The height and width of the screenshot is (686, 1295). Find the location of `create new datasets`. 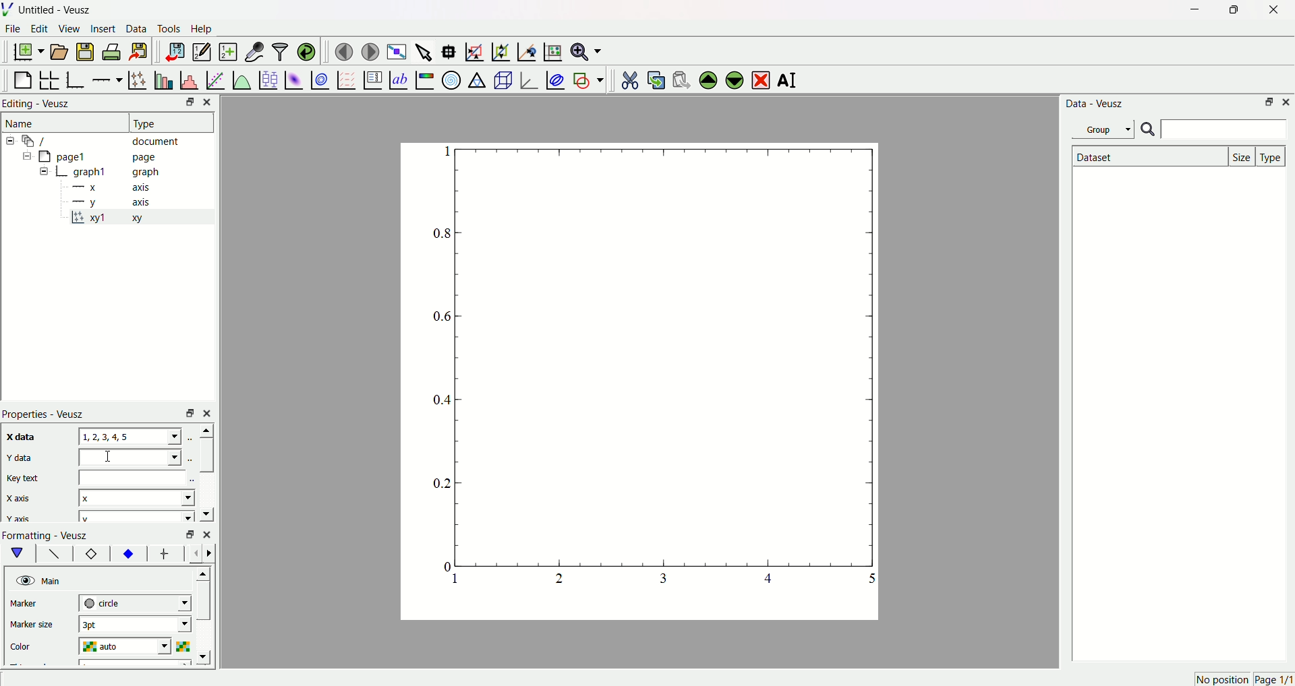

create new datasets is located at coordinates (227, 52).